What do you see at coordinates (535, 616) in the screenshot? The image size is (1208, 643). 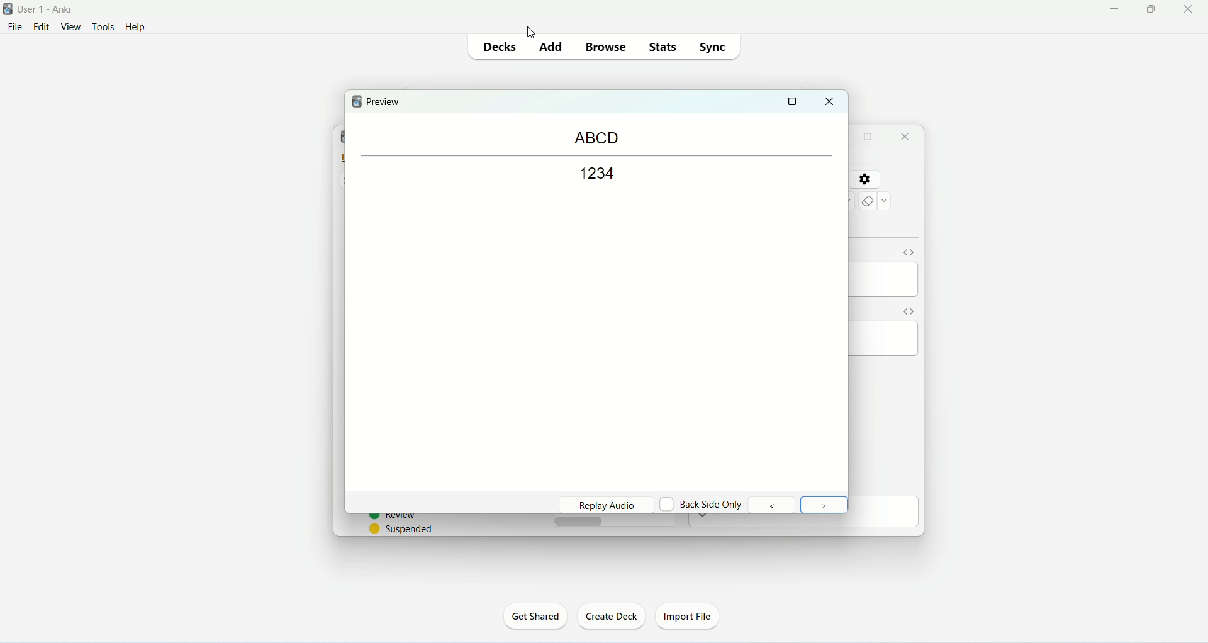 I see `get shared` at bounding box center [535, 616].